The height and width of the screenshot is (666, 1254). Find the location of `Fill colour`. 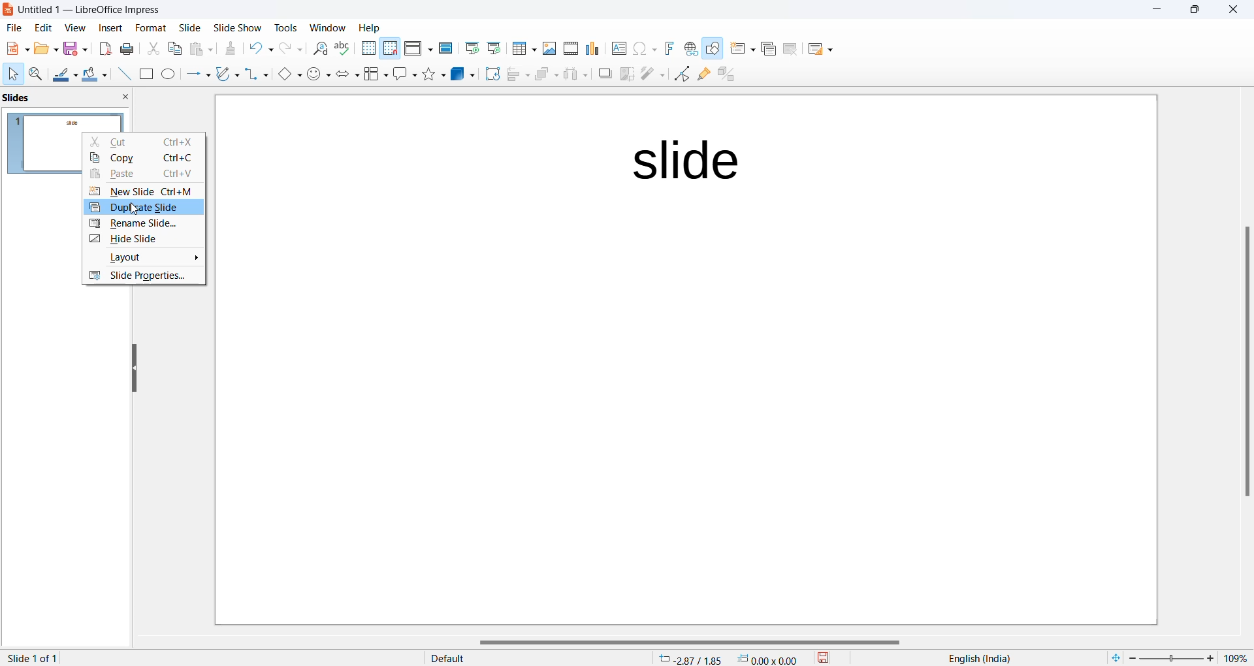

Fill colour is located at coordinates (93, 74).